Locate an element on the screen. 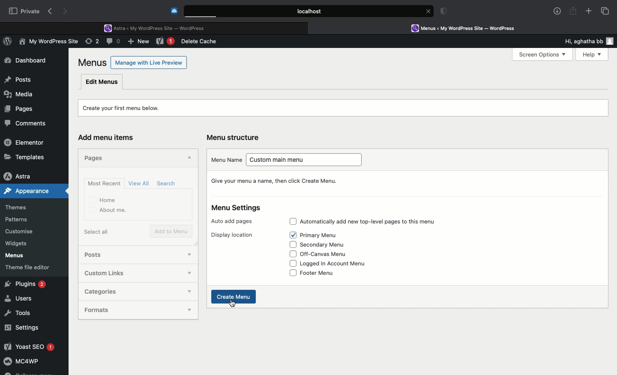 This screenshot has width=617, height=375. Footer menu is located at coordinates (324, 272).